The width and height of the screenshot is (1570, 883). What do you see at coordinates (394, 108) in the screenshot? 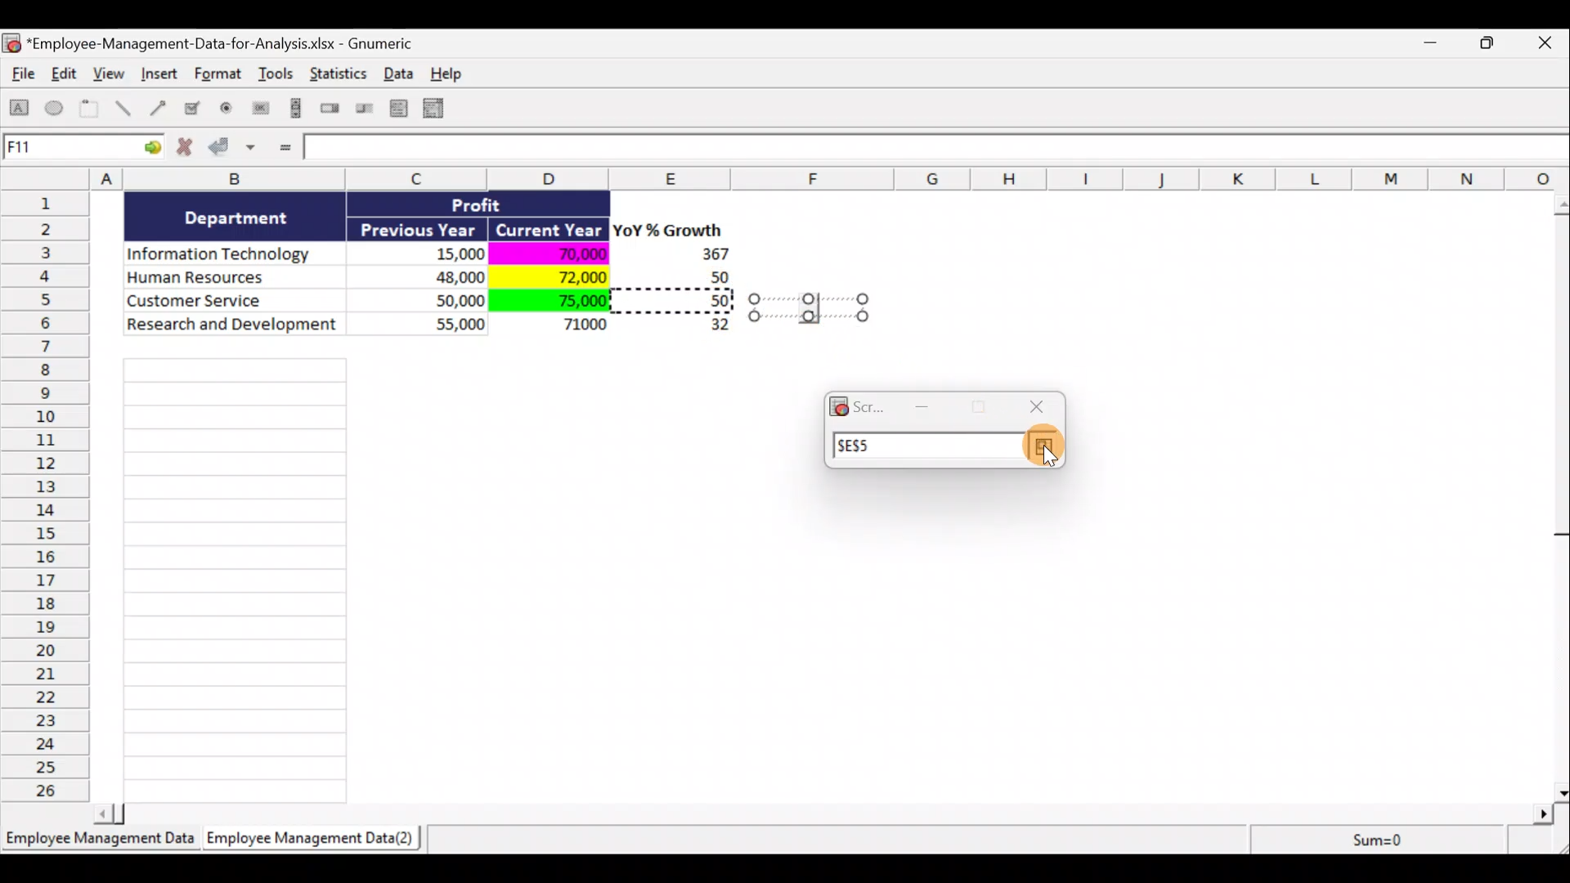
I see `Create a list` at bounding box center [394, 108].